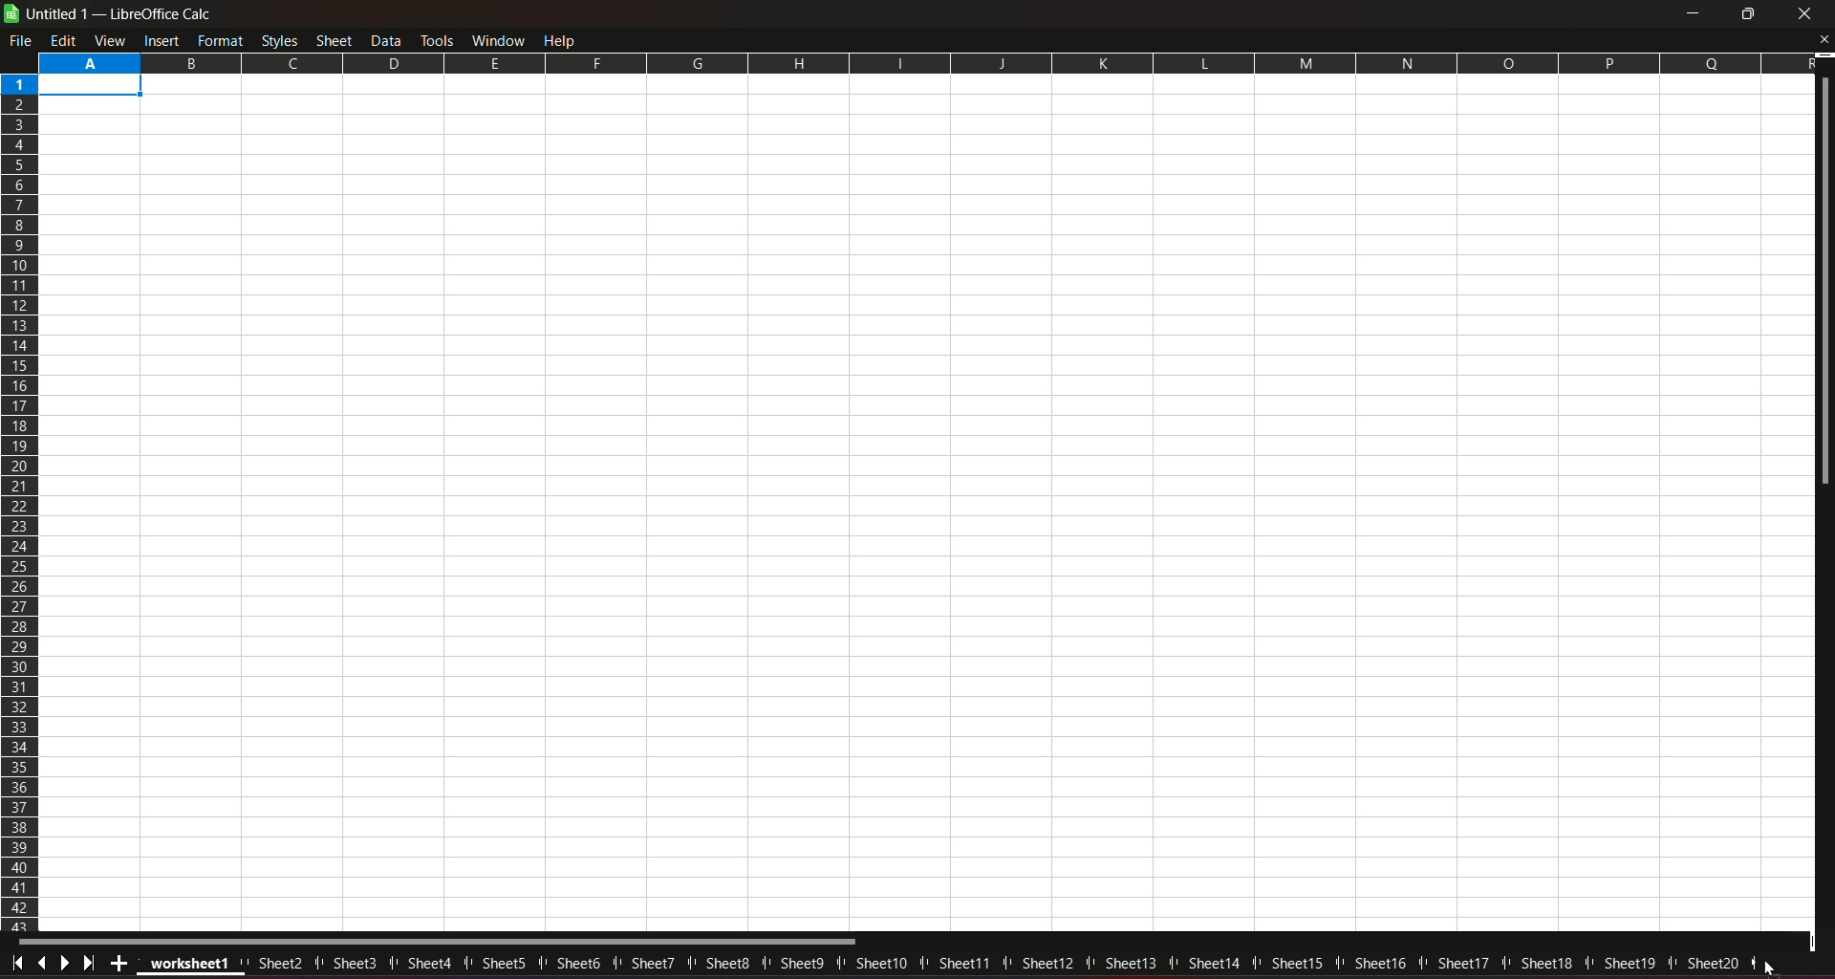 This screenshot has height=979, width=1835. I want to click on previous sheet, so click(44, 961).